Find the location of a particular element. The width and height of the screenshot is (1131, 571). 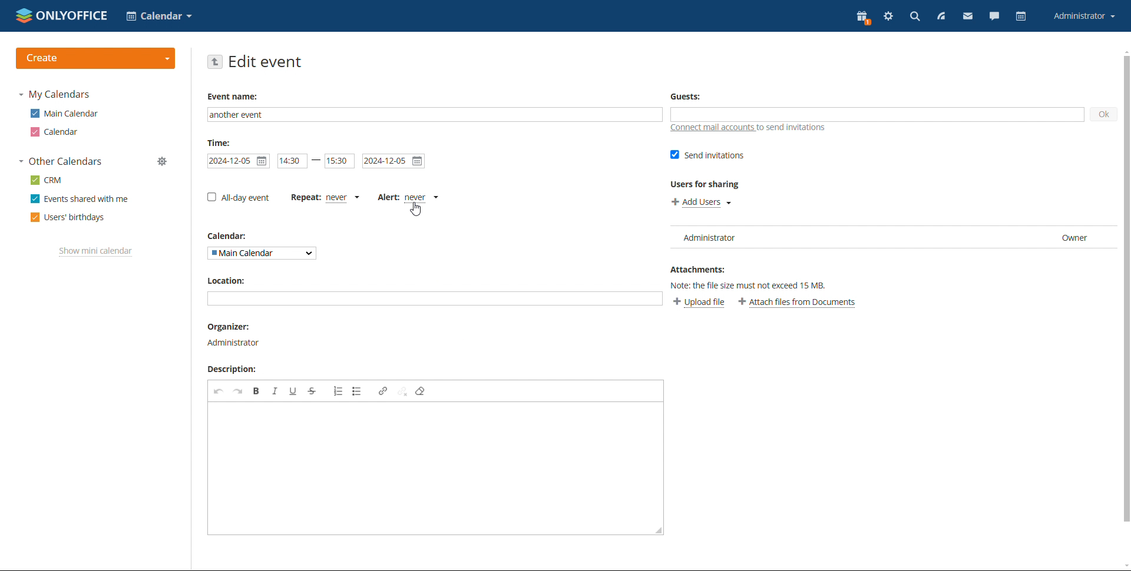

Guests: is located at coordinates (685, 96).